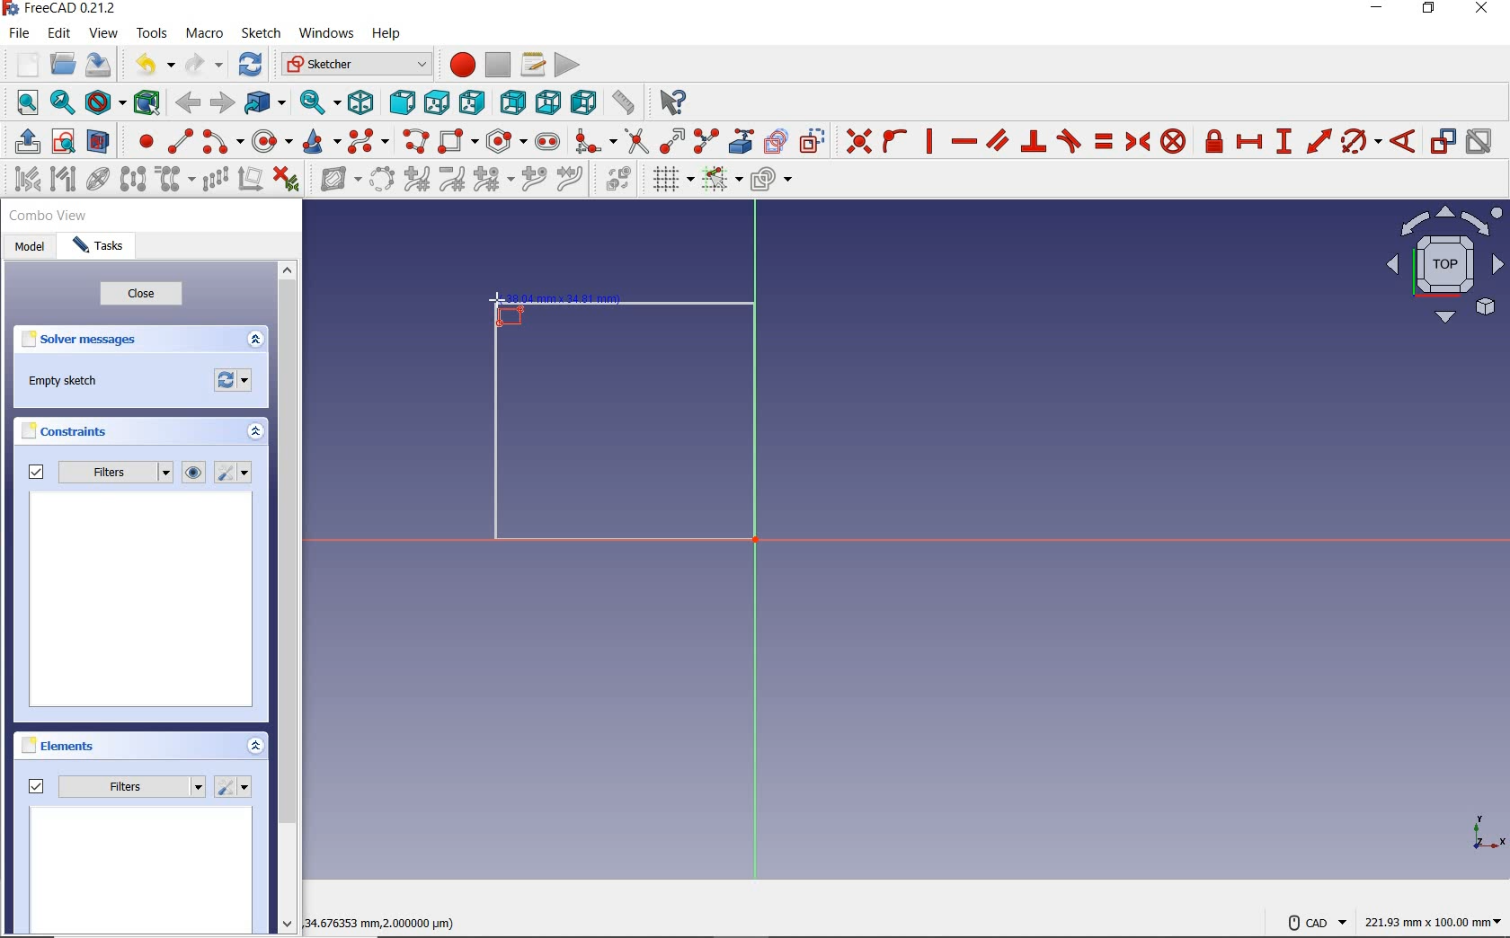 The image size is (1510, 938). I want to click on show/hide internal geometry, so click(99, 181).